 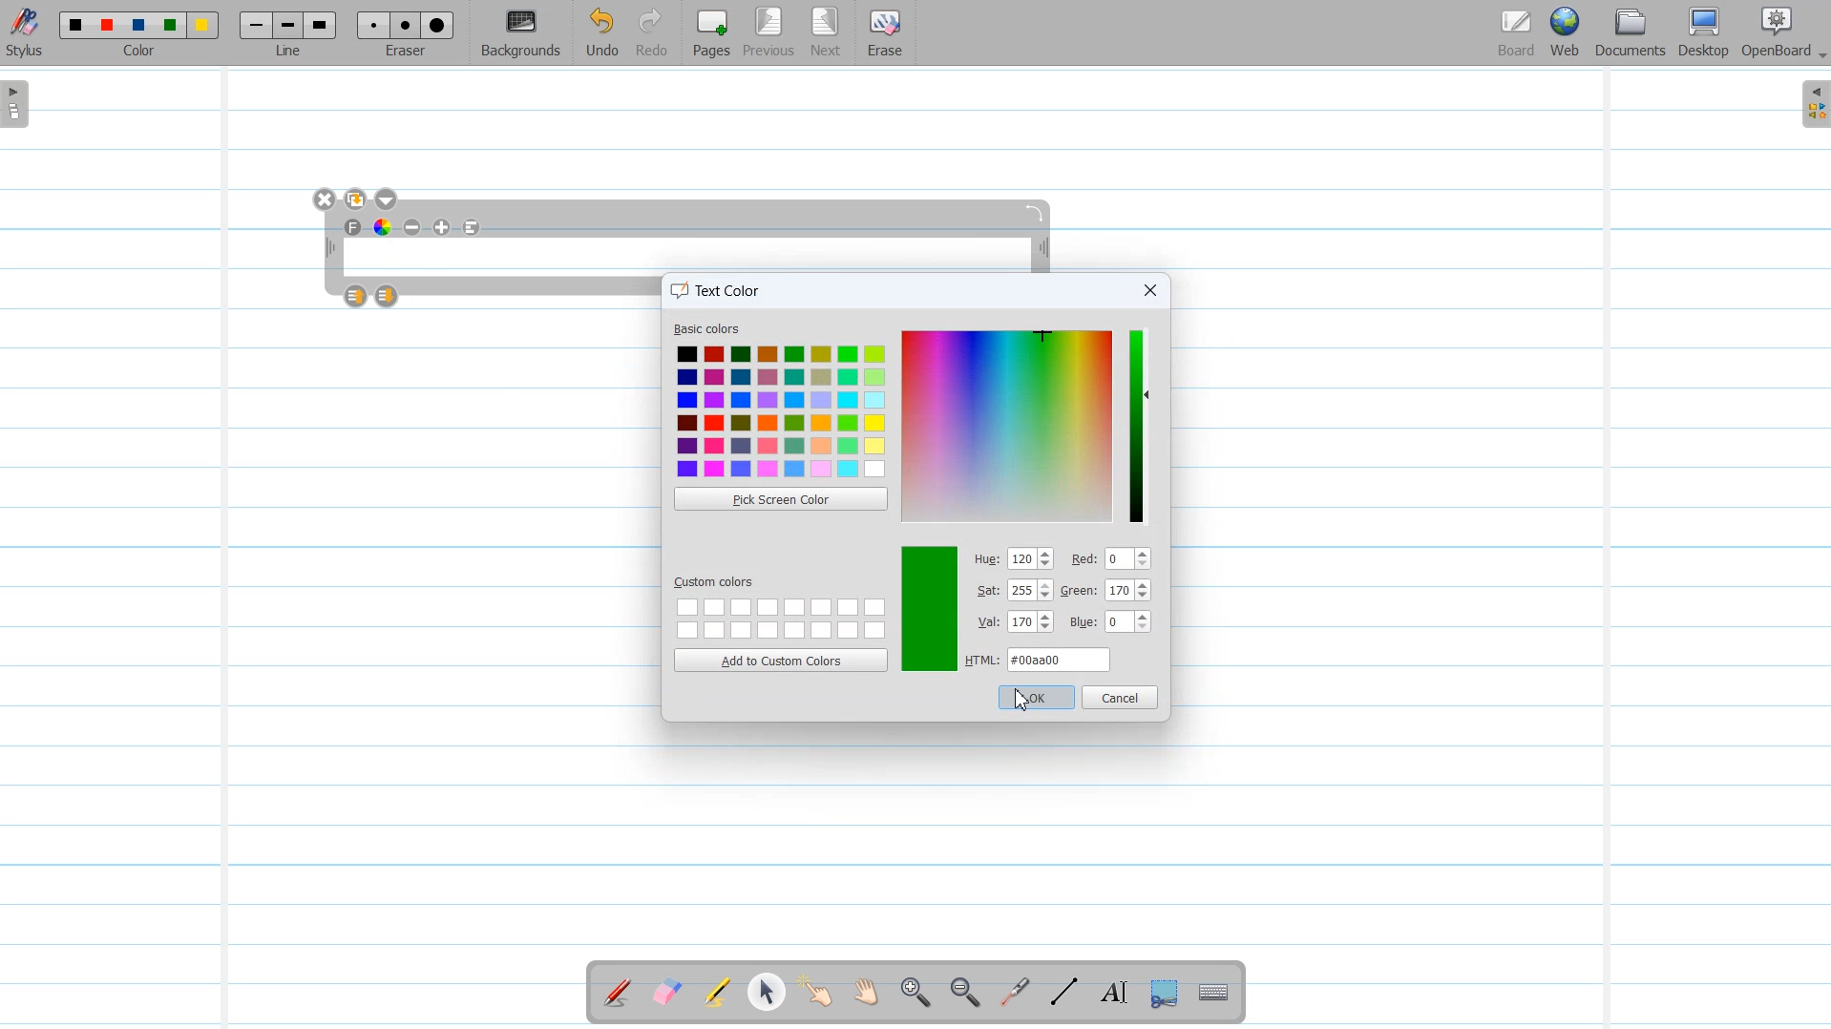 What do you see at coordinates (779, 617) in the screenshot?
I see `Custom colors` at bounding box center [779, 617].